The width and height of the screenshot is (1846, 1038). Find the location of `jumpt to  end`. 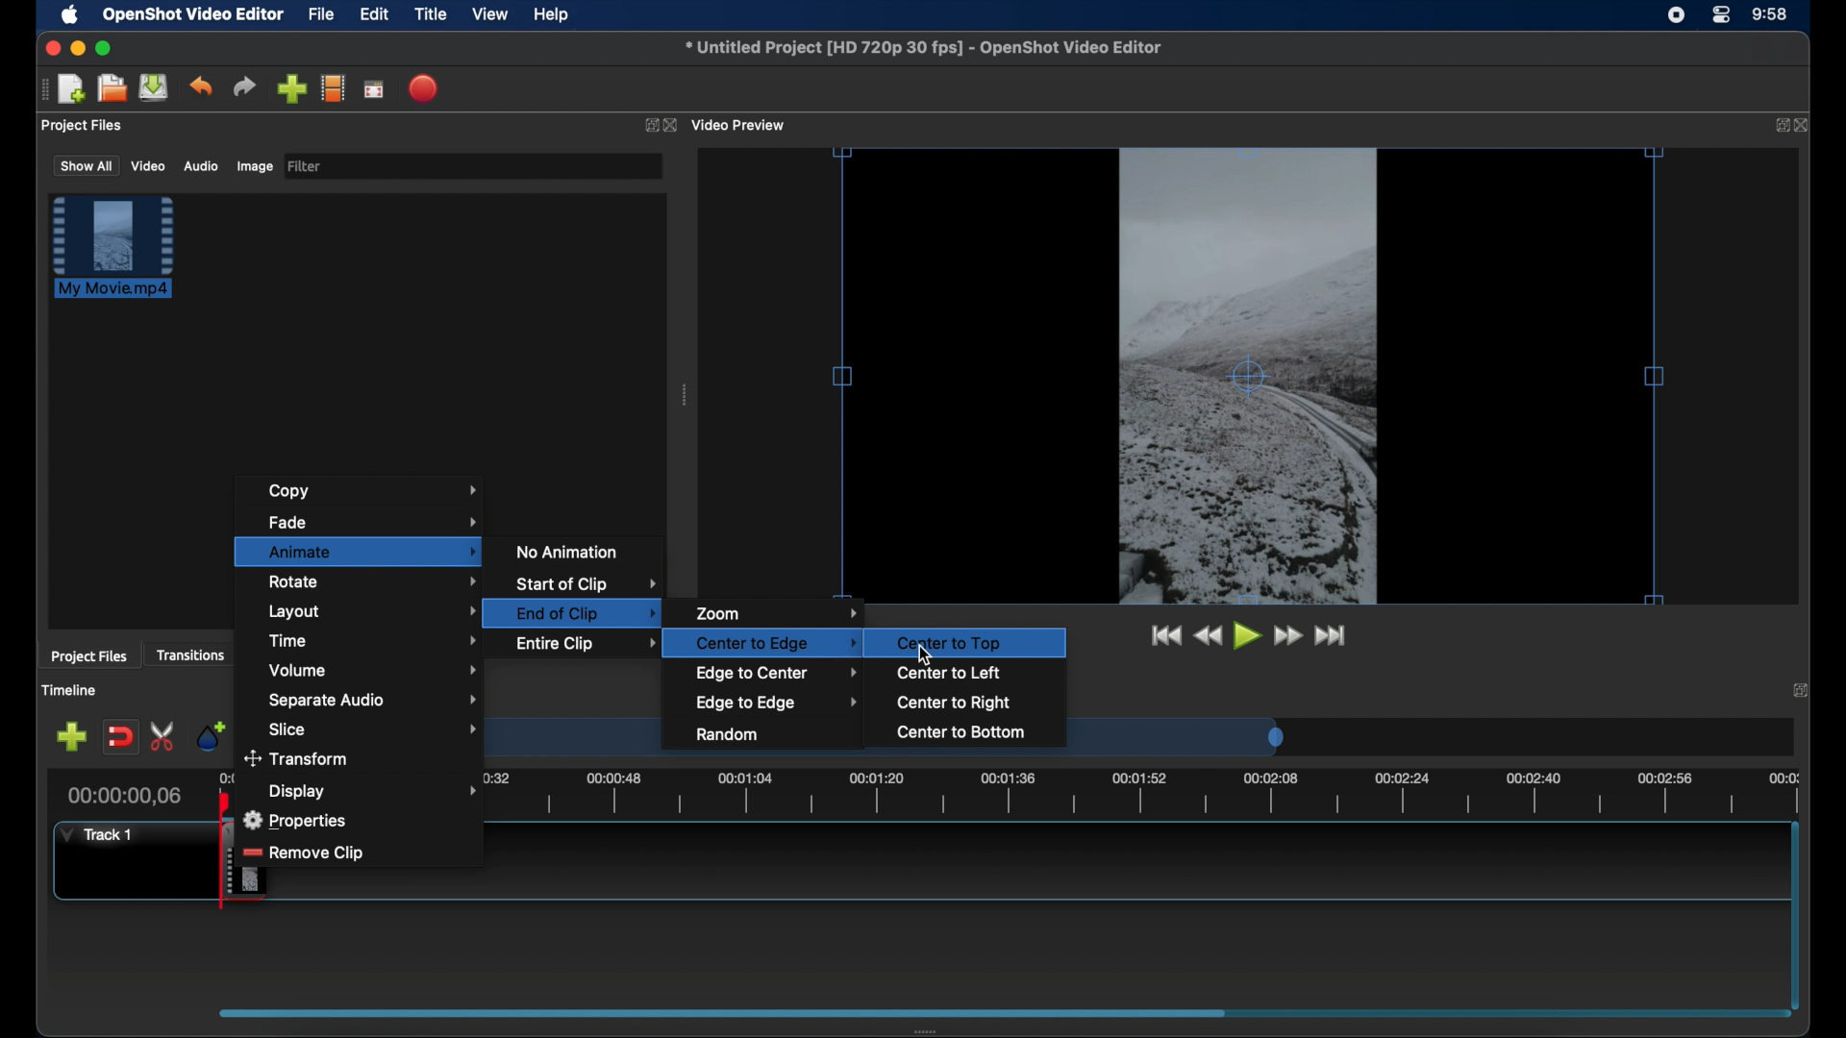

jumpt to  end is located at coordinates (1332, 635).